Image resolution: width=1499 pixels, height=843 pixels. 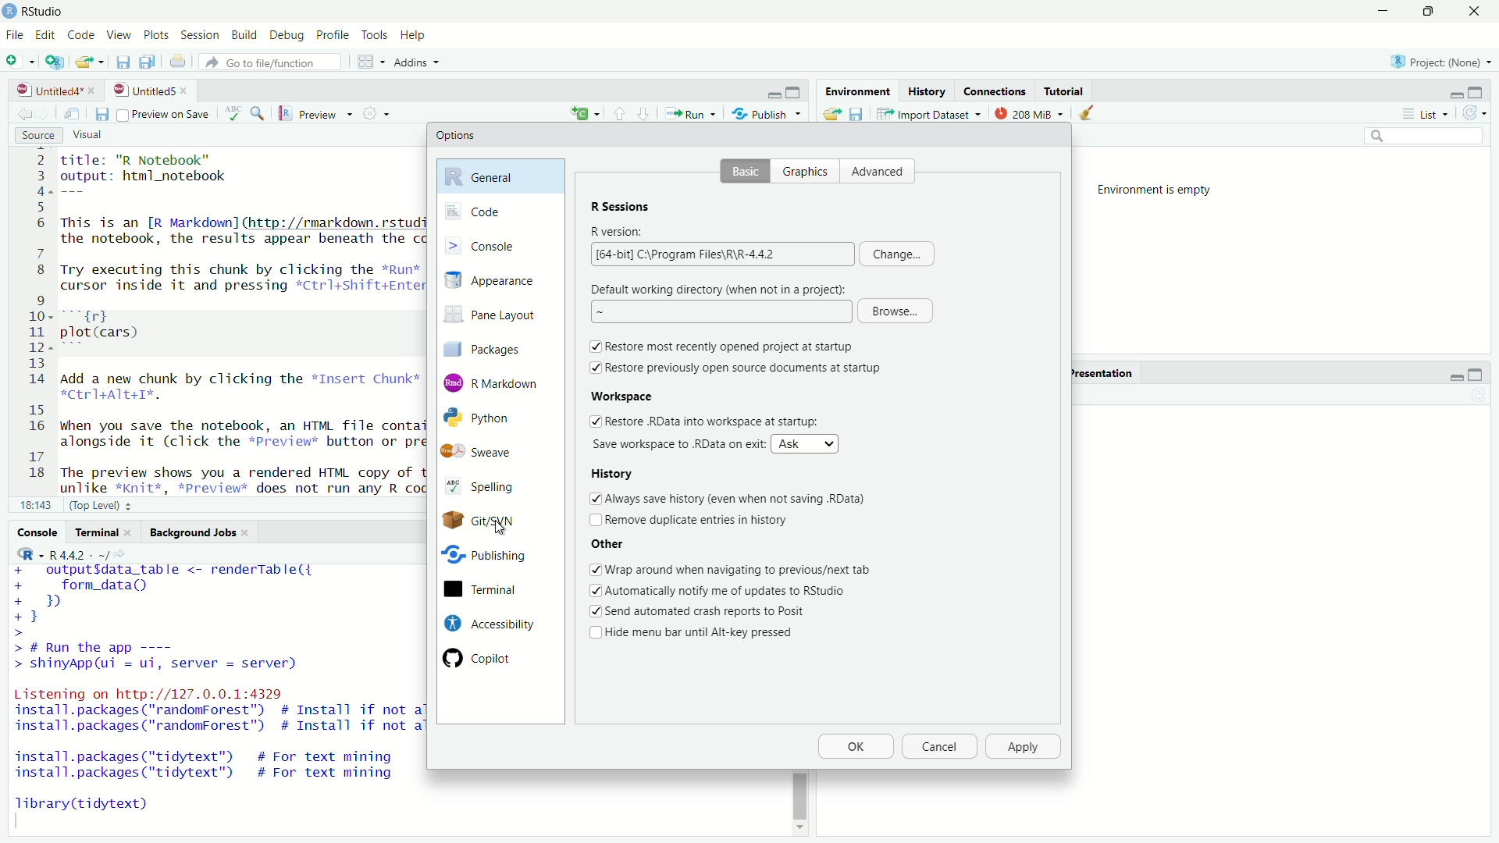 What do you see at coordinates (162, 114) in the screenshot?
I see `Preview on save` at bounding box center [162, 114].